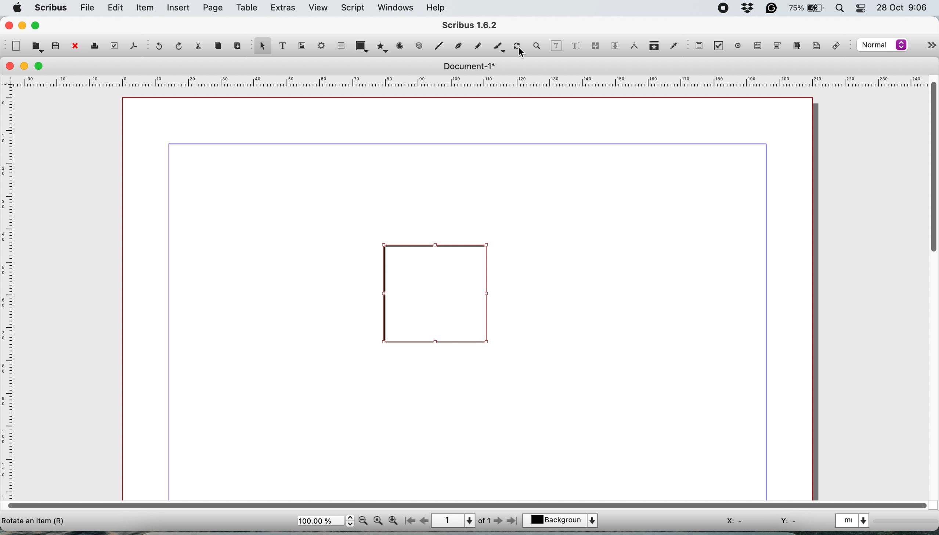  Describe the element at coordinates (55, 46) in the screenshot. I see `save` at that location.